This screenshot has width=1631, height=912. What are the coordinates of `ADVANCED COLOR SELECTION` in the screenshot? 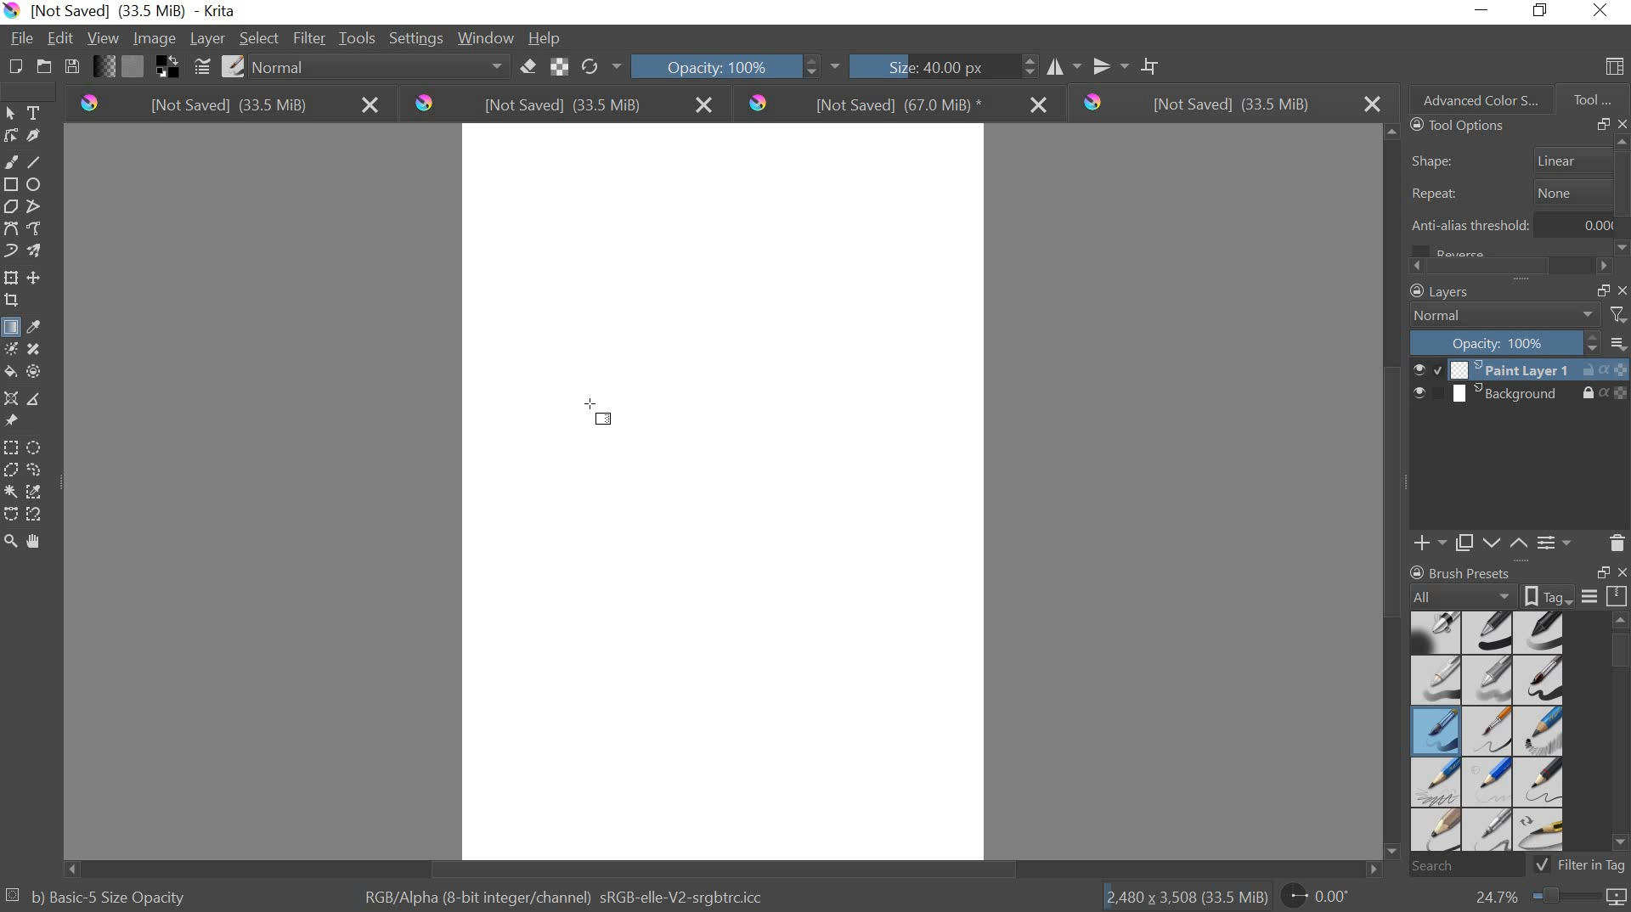 It's located at (1475, 97).